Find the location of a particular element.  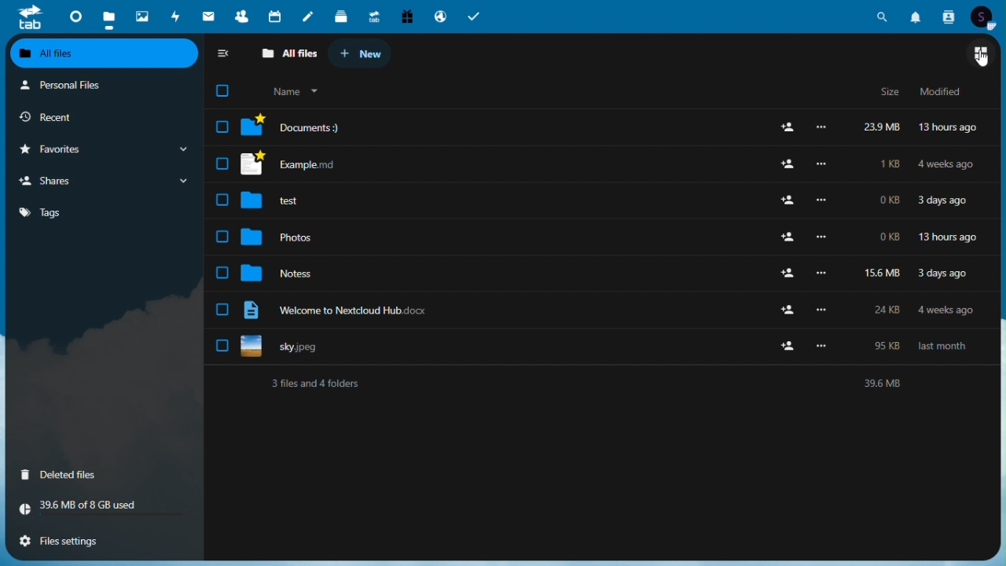

4 weeks ago is located at coordinates (949, 165).